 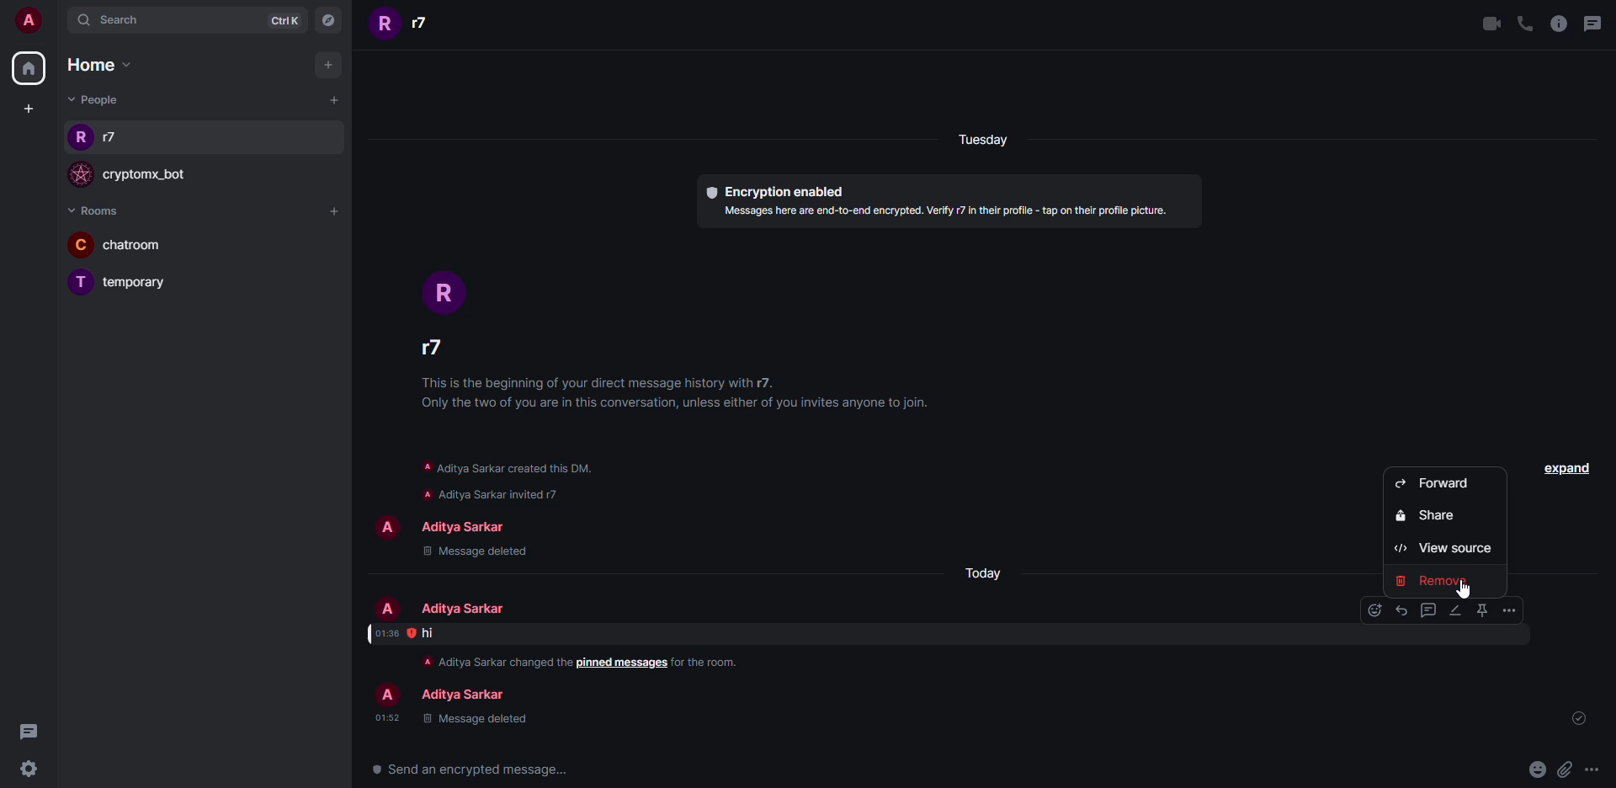 I want to click on pin, so click(x=1480, y=610).